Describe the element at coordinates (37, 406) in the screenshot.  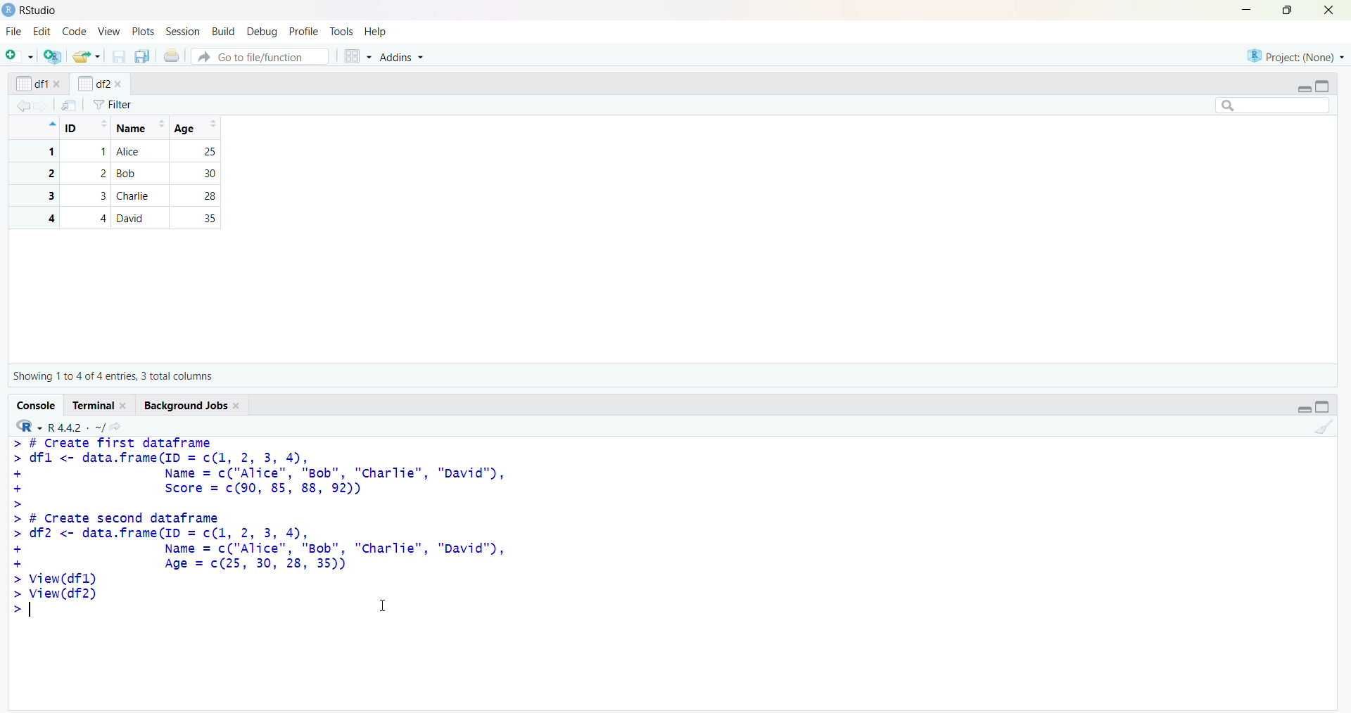
I see `Console` at that location.